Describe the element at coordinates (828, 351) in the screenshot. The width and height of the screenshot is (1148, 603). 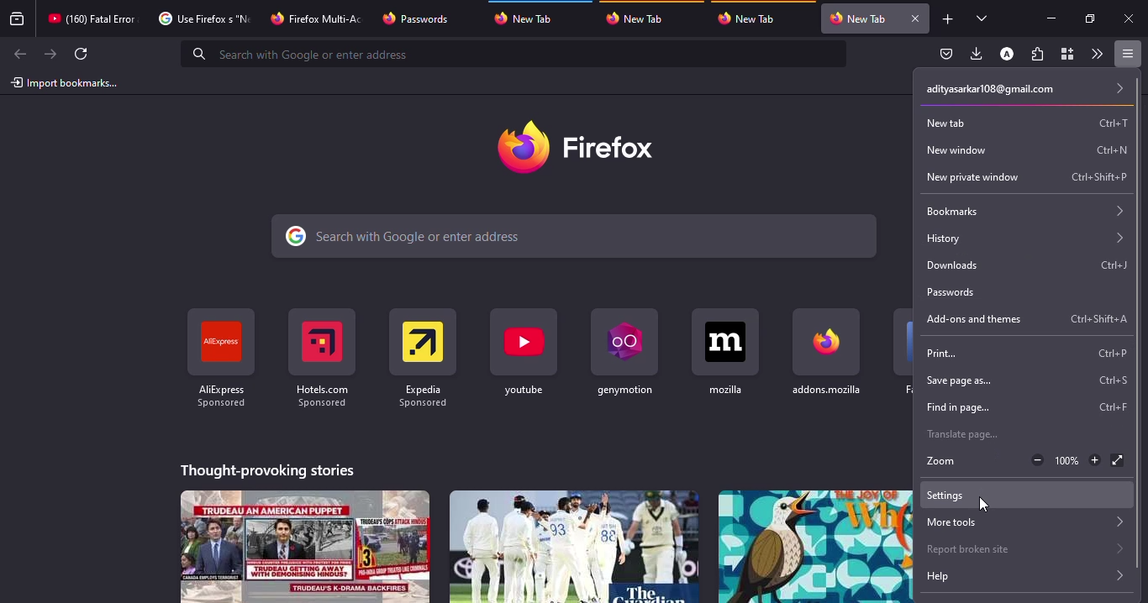
I see `shortcut` at that location.